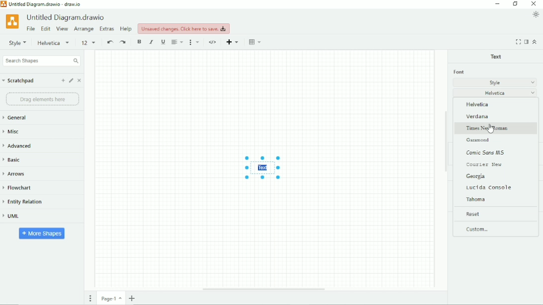 The image size is (543, 305). Describe the element at coordinates (107, 29) in the screenshot. I see `Extras` at that location.